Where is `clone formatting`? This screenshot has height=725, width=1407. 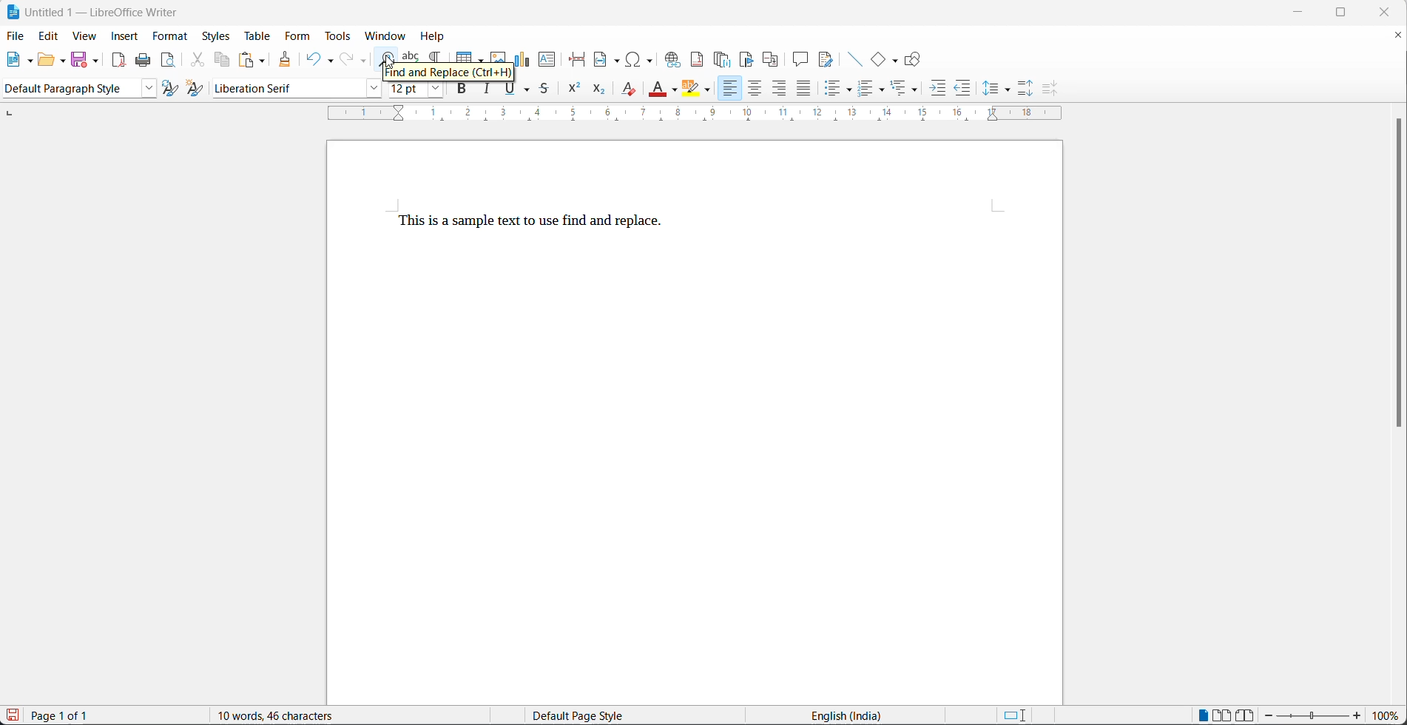
clone formatting is located at coordinates (287, 60).